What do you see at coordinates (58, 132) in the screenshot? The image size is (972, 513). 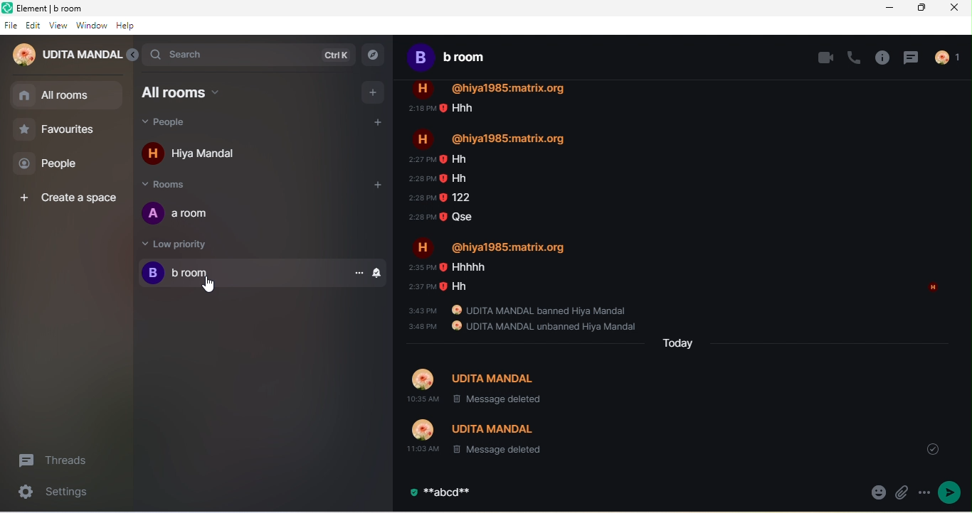 I see `favourites` at bounding box center [58, 132].